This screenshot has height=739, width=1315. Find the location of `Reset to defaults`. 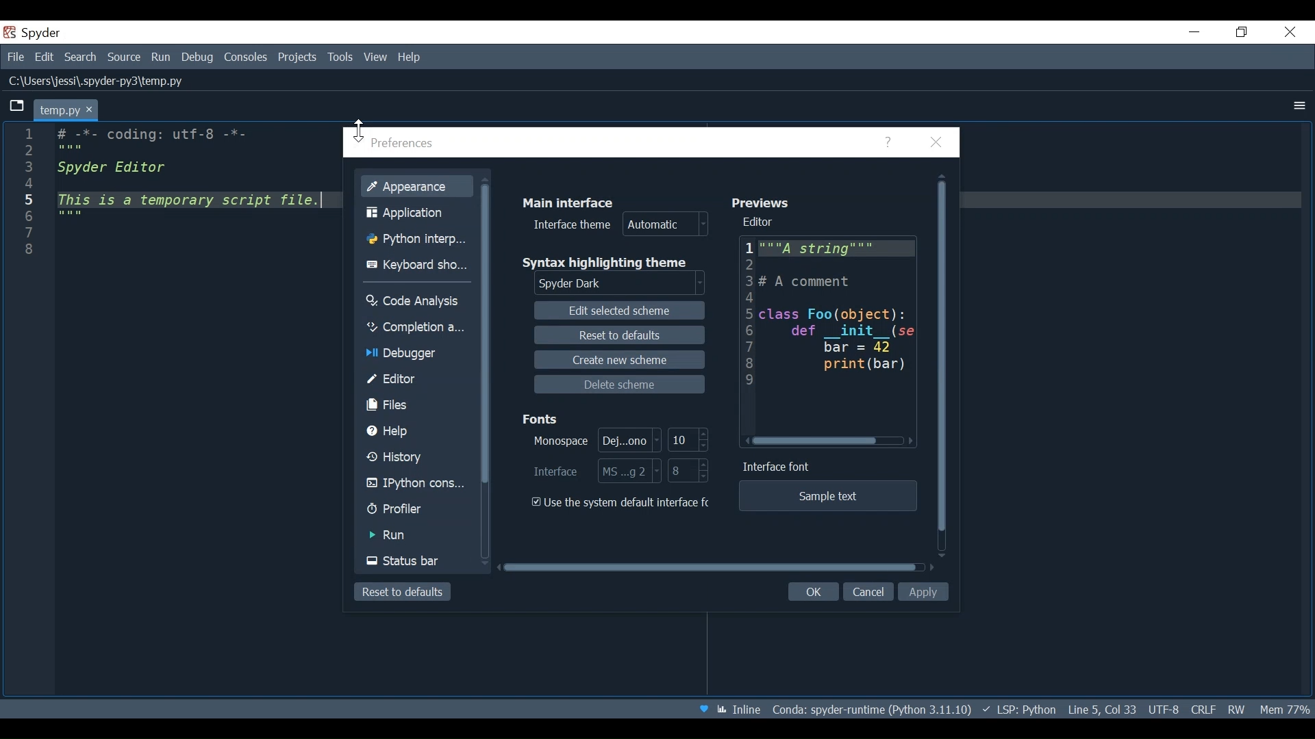

Reset to defaults is located at coordinates (618, 335).